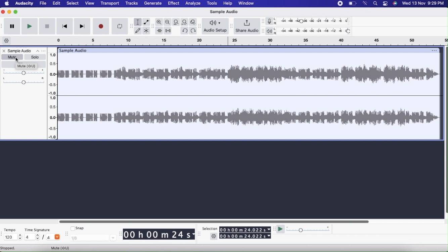 The image size is (448, 252). I want to click on Home, so click(7, 4).